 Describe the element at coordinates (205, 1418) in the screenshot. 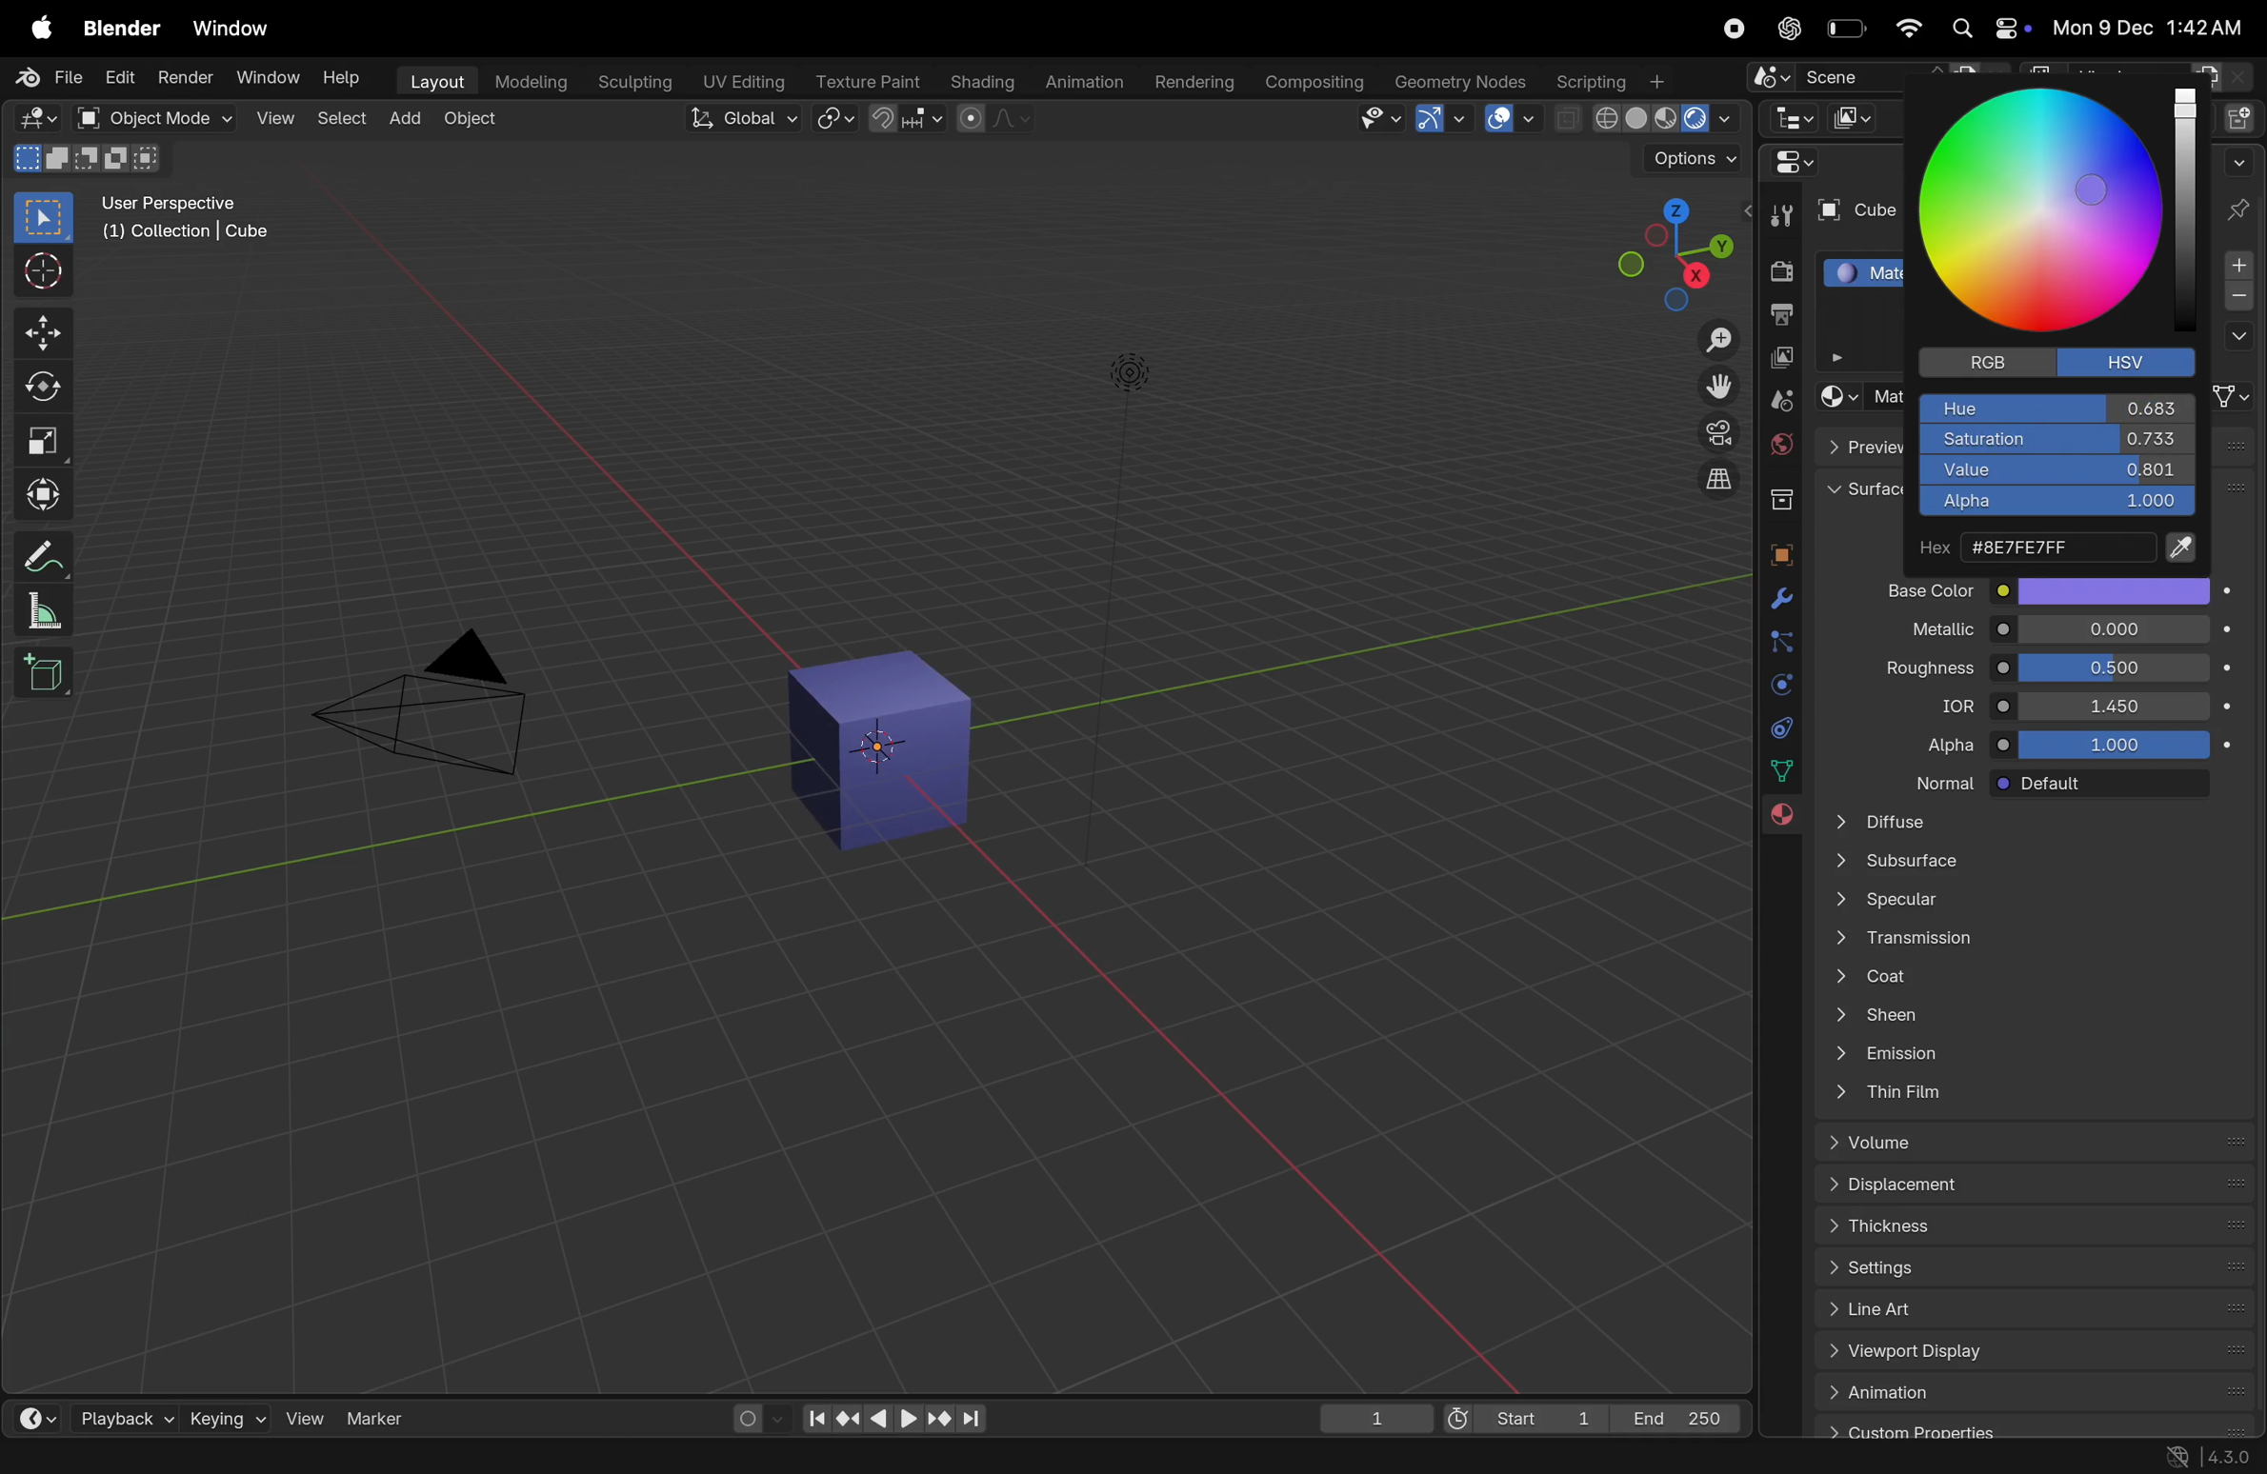

I see `keying` at that location.